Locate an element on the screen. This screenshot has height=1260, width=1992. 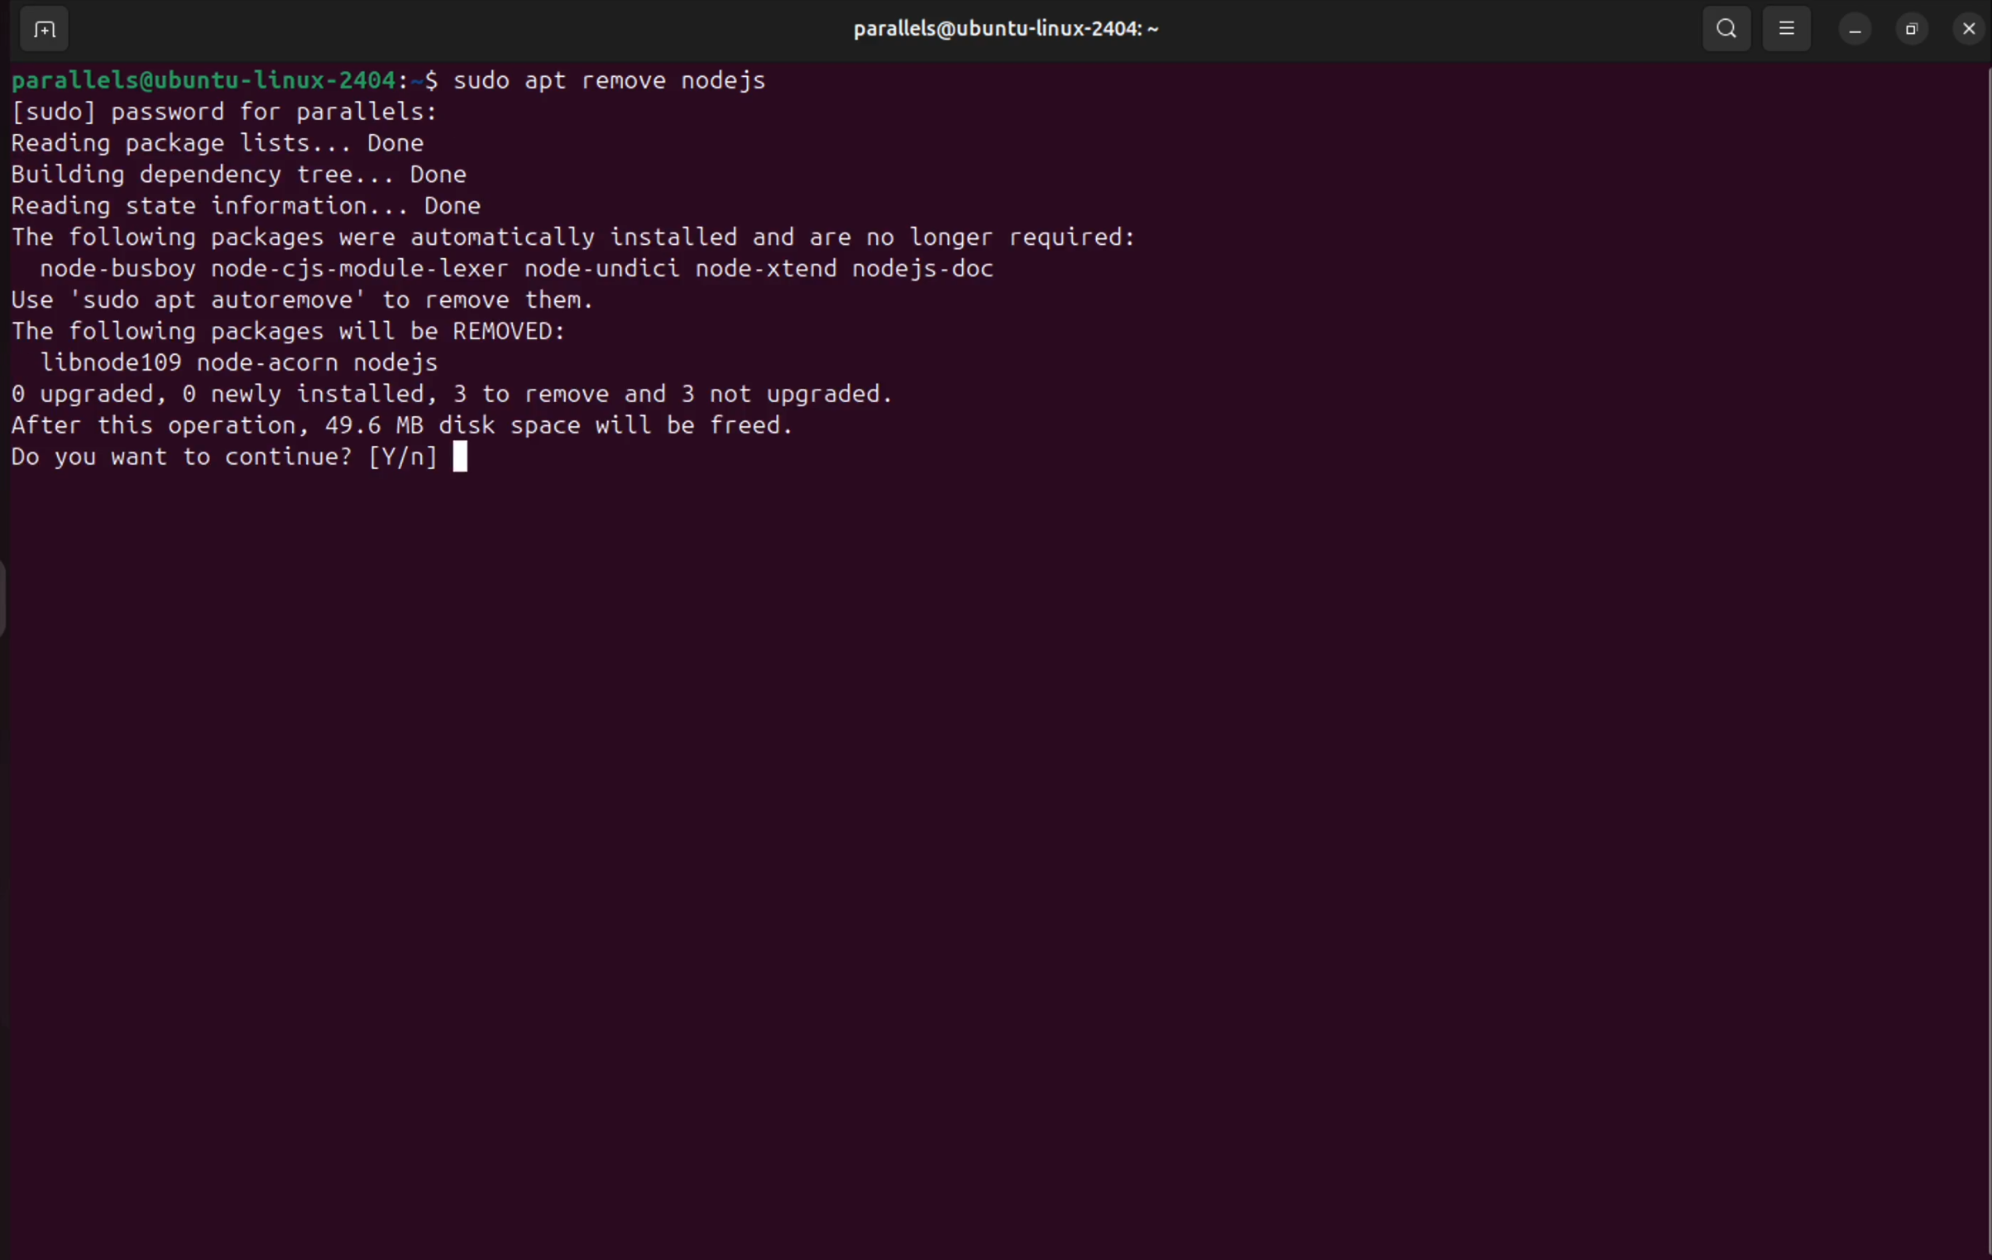
Reading package lists... Done

Building dependency tree... Done

Reading state information... Done

The following packages were automatically installed and are no longer required:
node-busboy node-cjs-module-lexer node-undici node-xtend nodejs-doc

Use 'sudo apt autoremove' to remove them.

The following packages will be REMOVED:
1ibnode109 node-acorn nodejs

0 upgraded, 0 newly installed, 3 to remove and 3 not upgraded.

After this operation, 49.6 MB disk space will be freed. is located at coordinates (578, 284).